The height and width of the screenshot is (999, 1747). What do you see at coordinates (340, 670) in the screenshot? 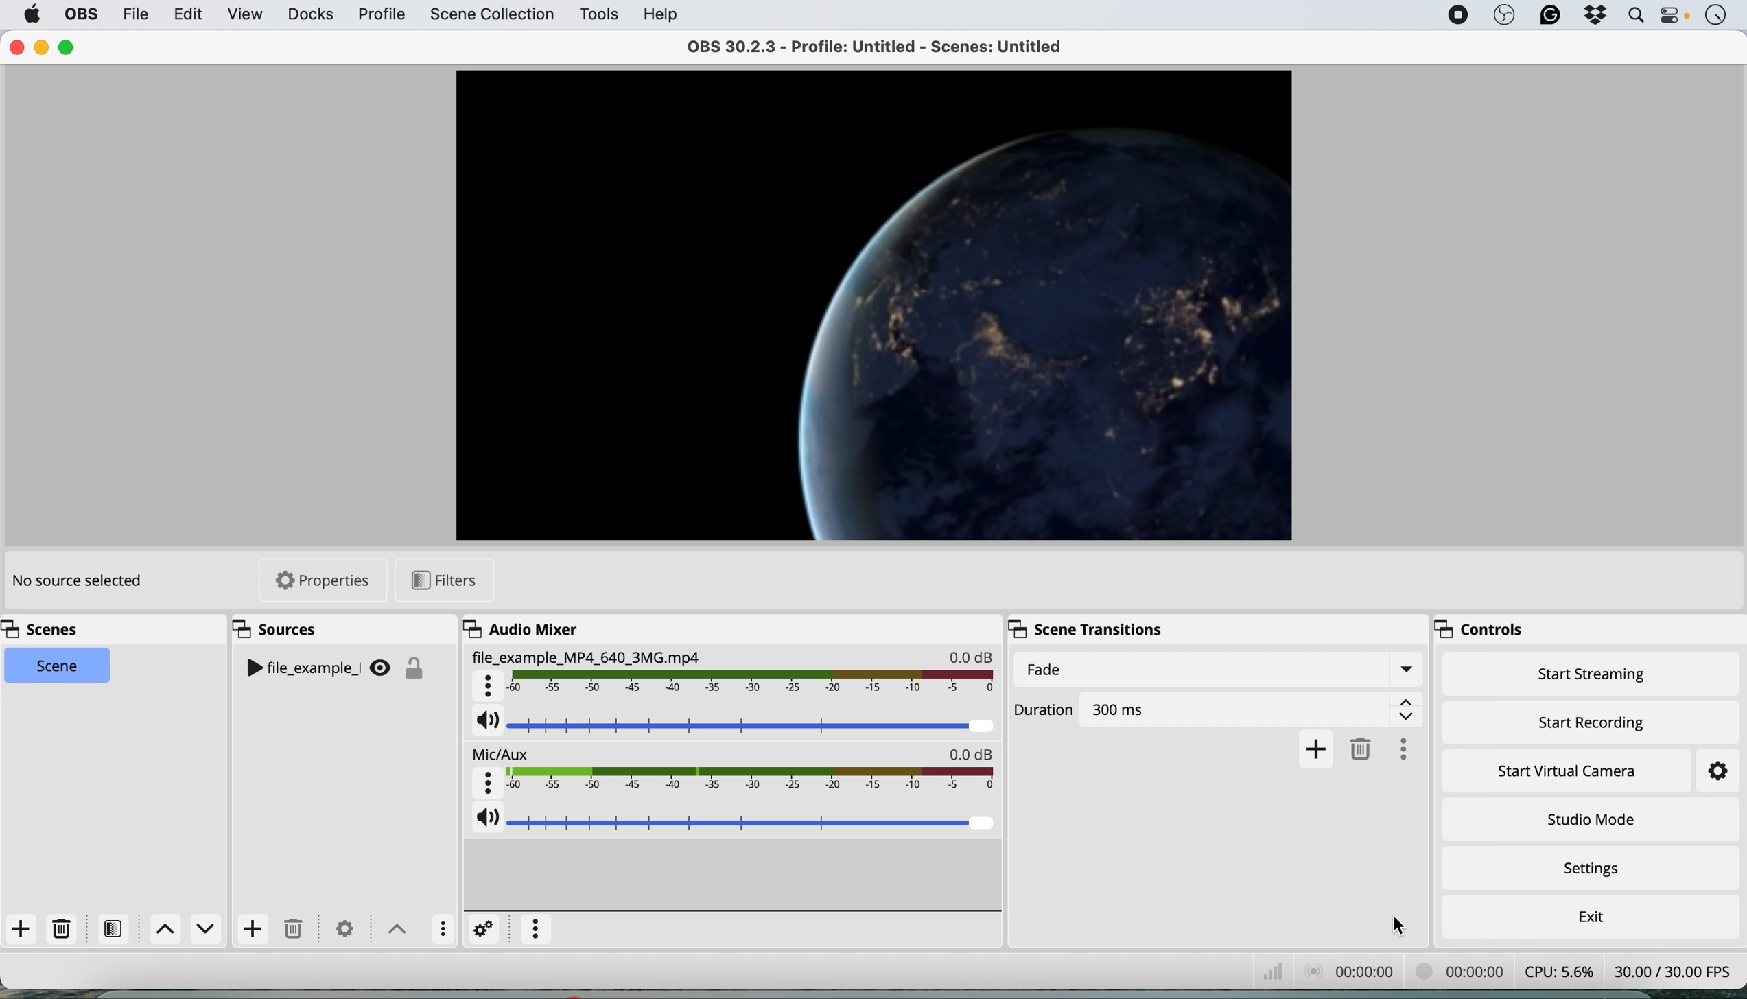
I see `current source` at bounding box center [340, 670].